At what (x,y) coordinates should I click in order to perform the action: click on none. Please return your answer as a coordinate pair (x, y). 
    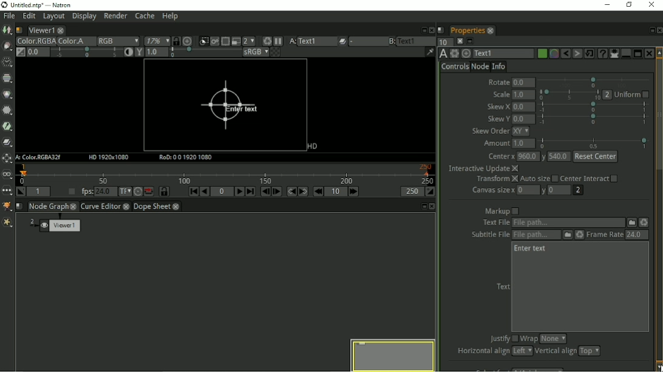
    Looking at the image, I should click on (556, 338).